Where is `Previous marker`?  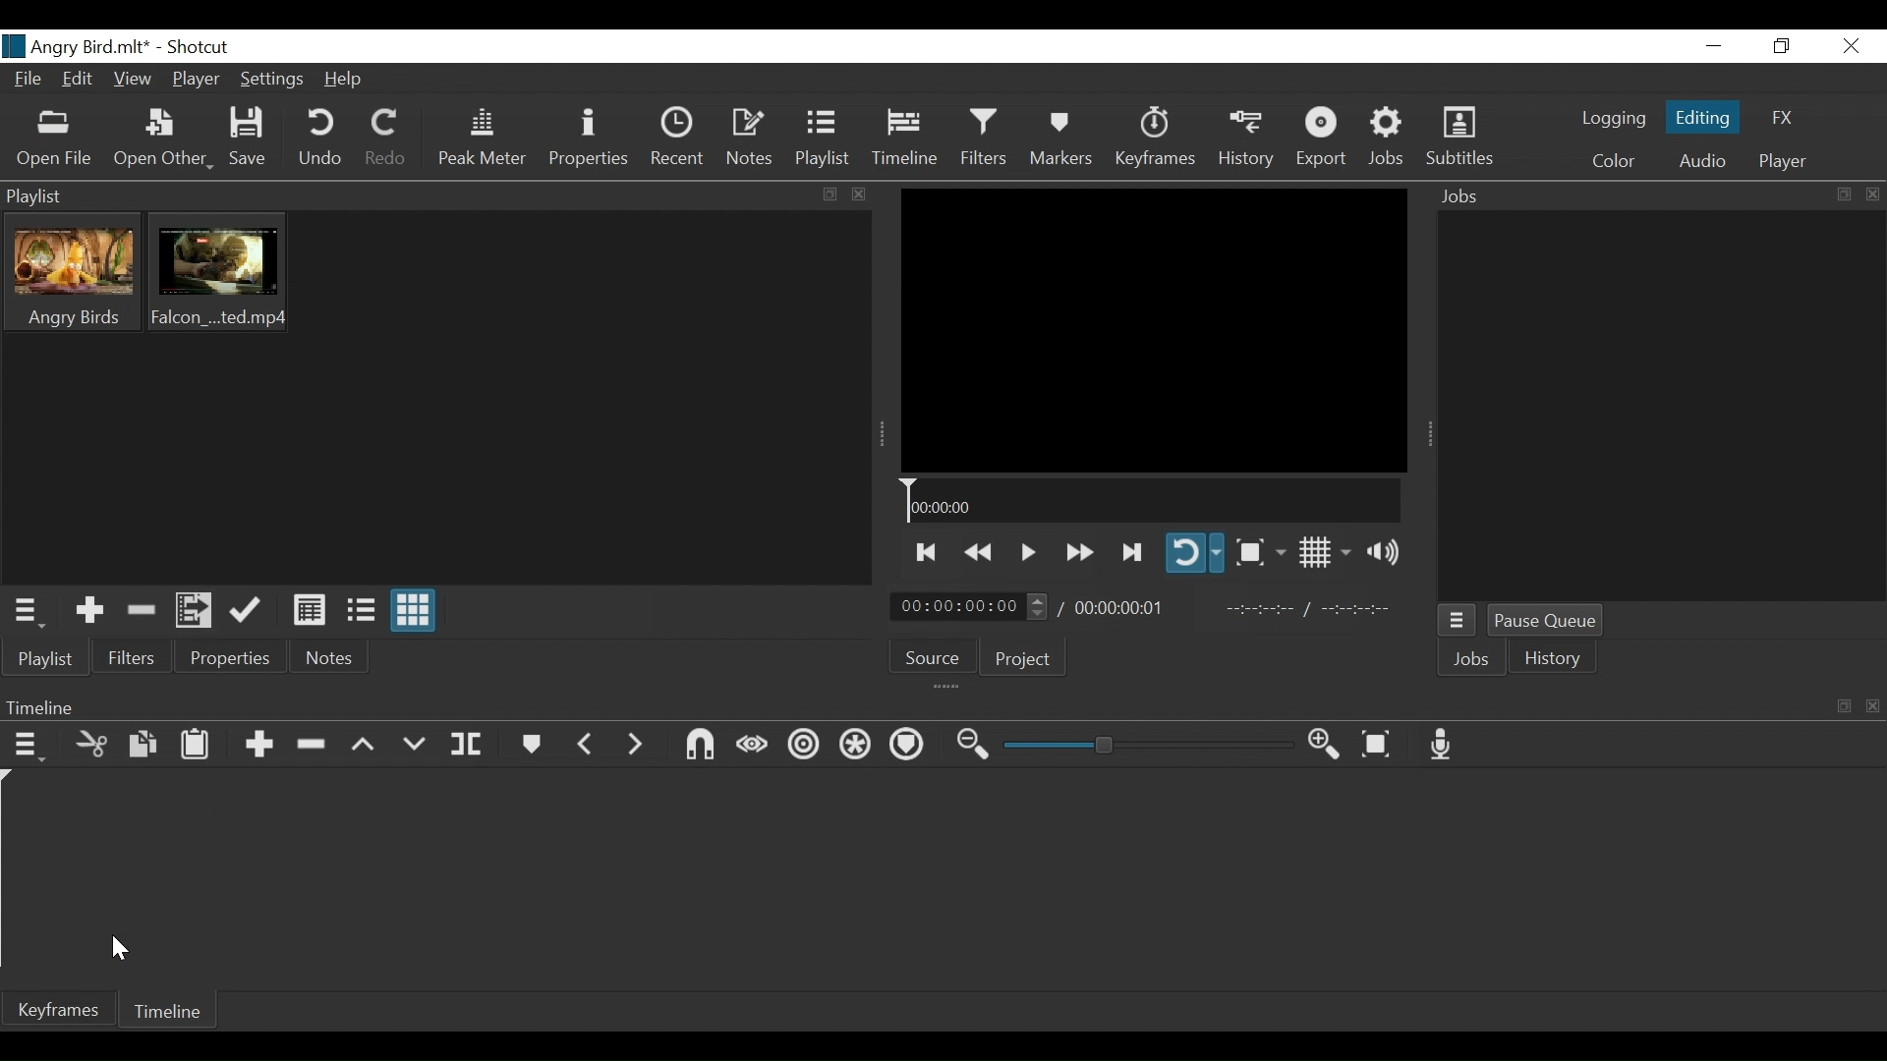 Previous marker is located at coordinates (588, 746).